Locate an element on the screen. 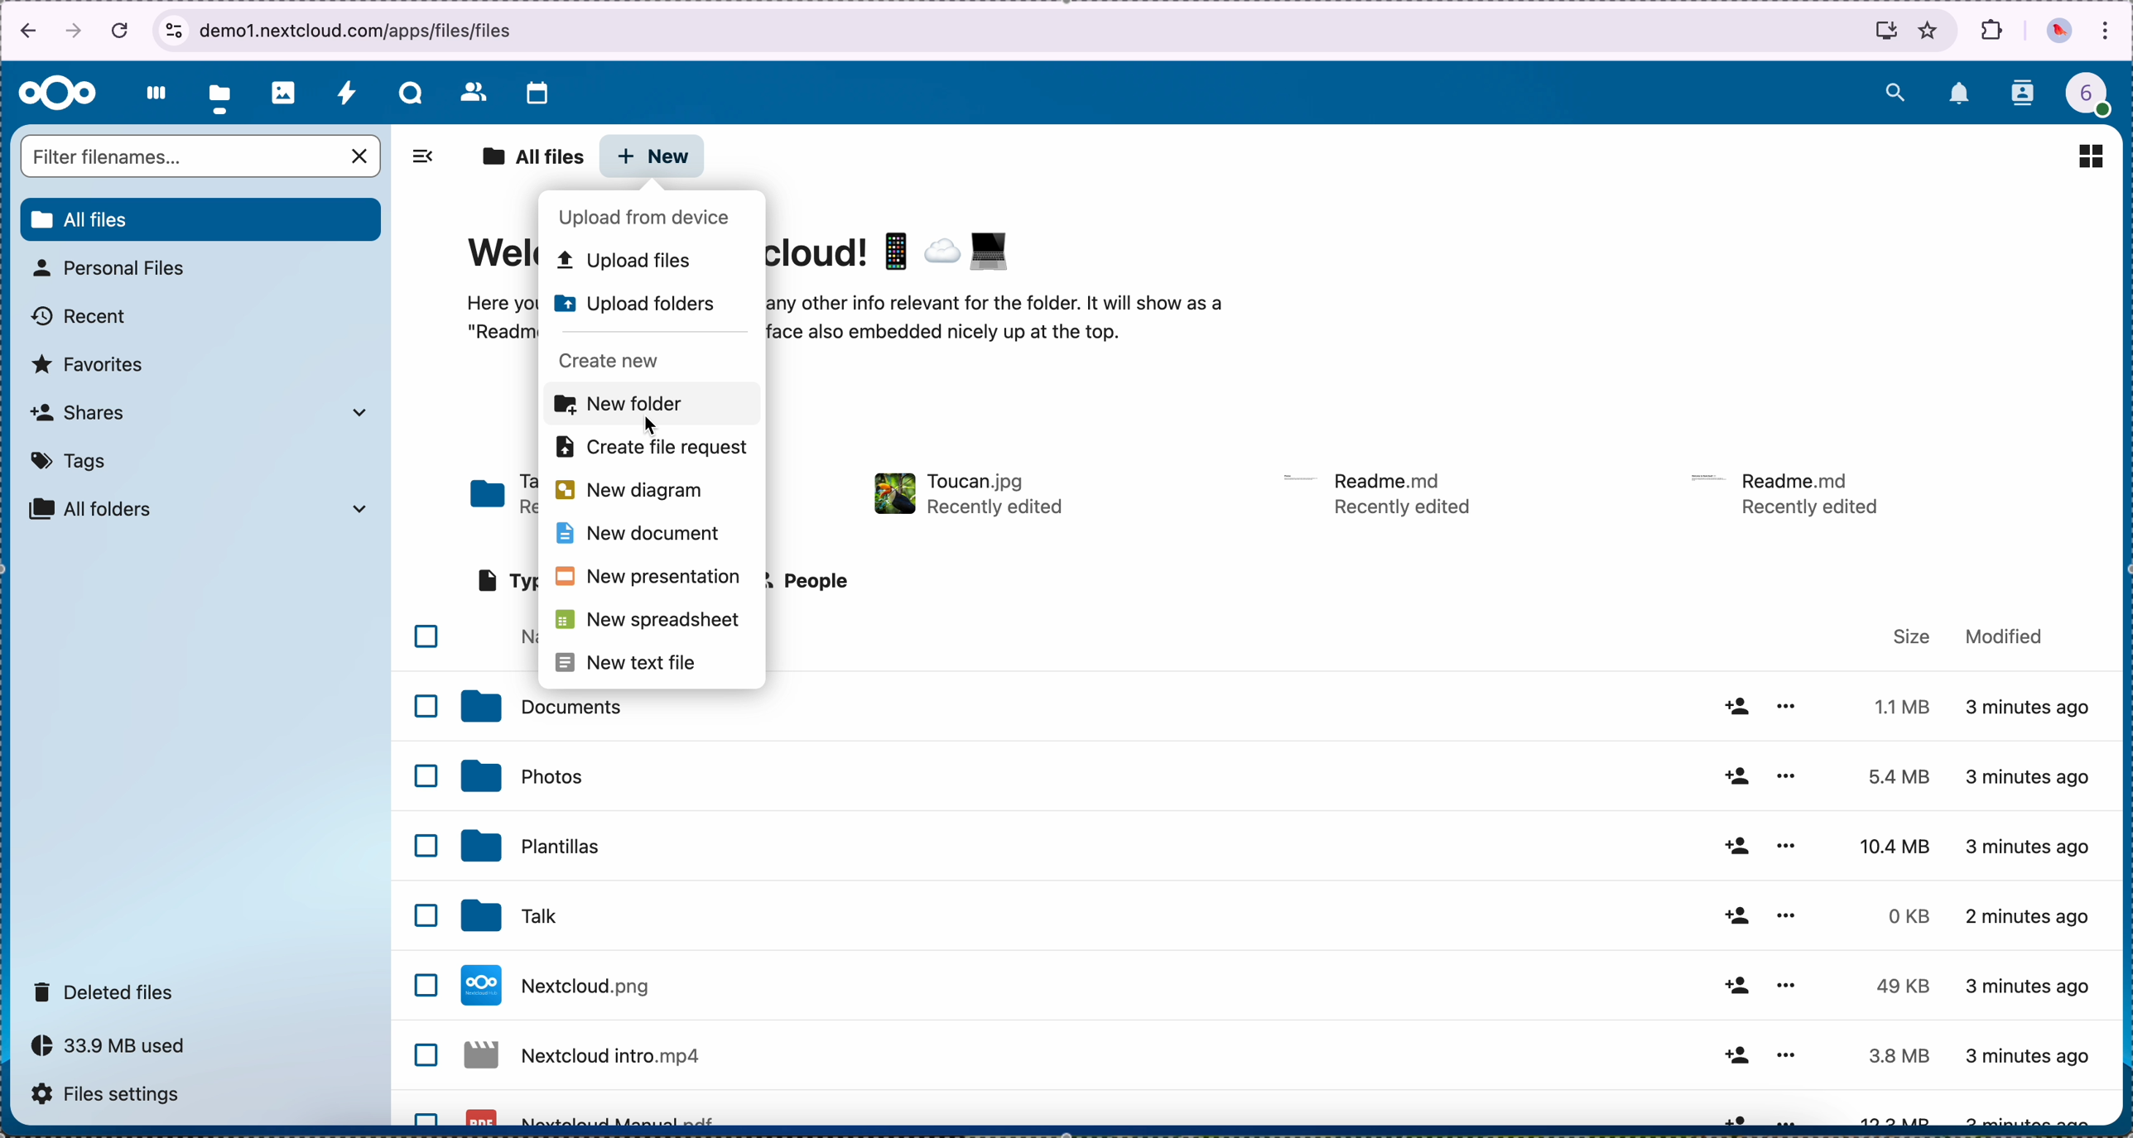 Image resolution: width=2133 pixels, height=1138 pixels. more options is located at coordinates (1790, 706).